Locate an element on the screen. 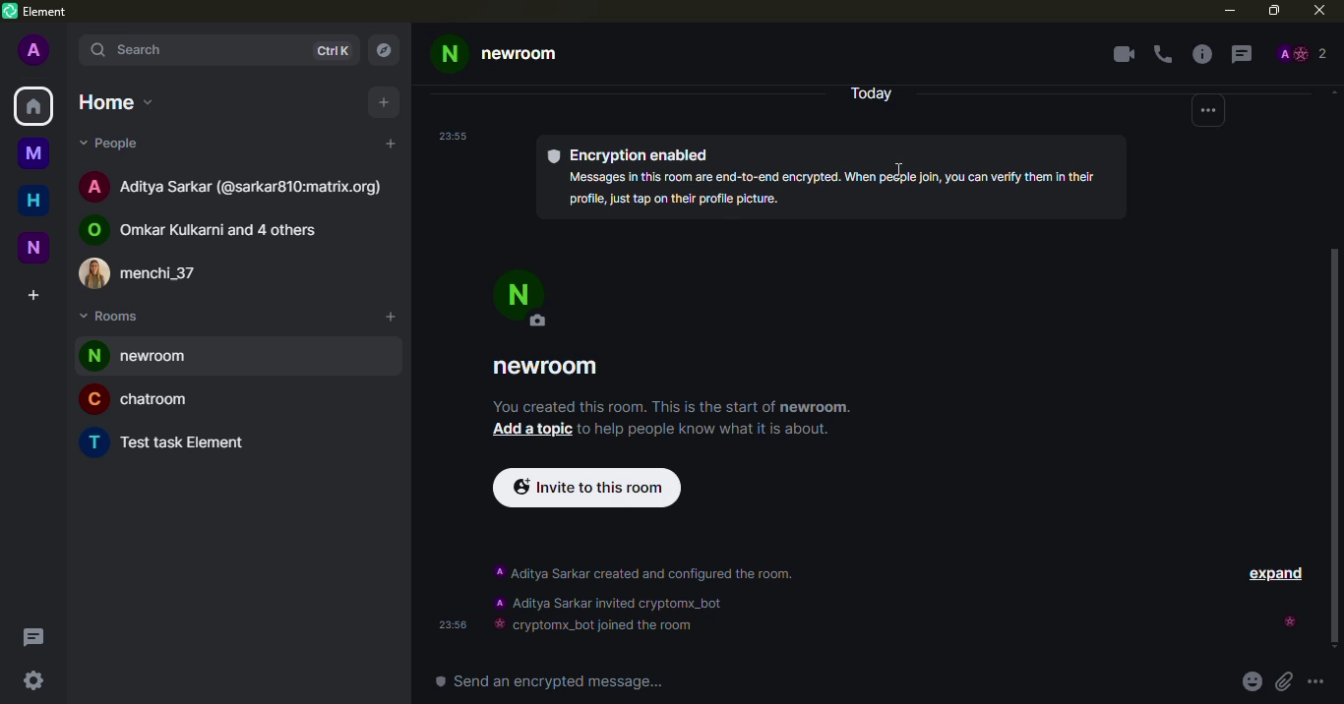 This screenshot has height=704, width=1344. more is located at coordinates (1320, 683).